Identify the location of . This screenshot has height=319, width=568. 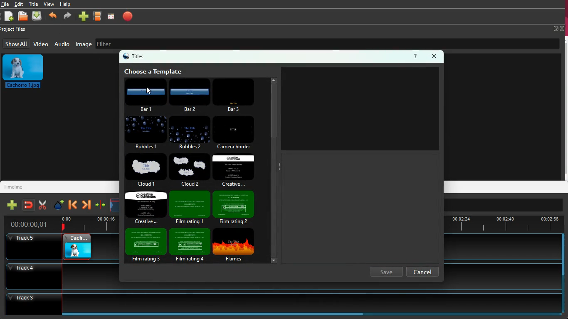
(35, 277).